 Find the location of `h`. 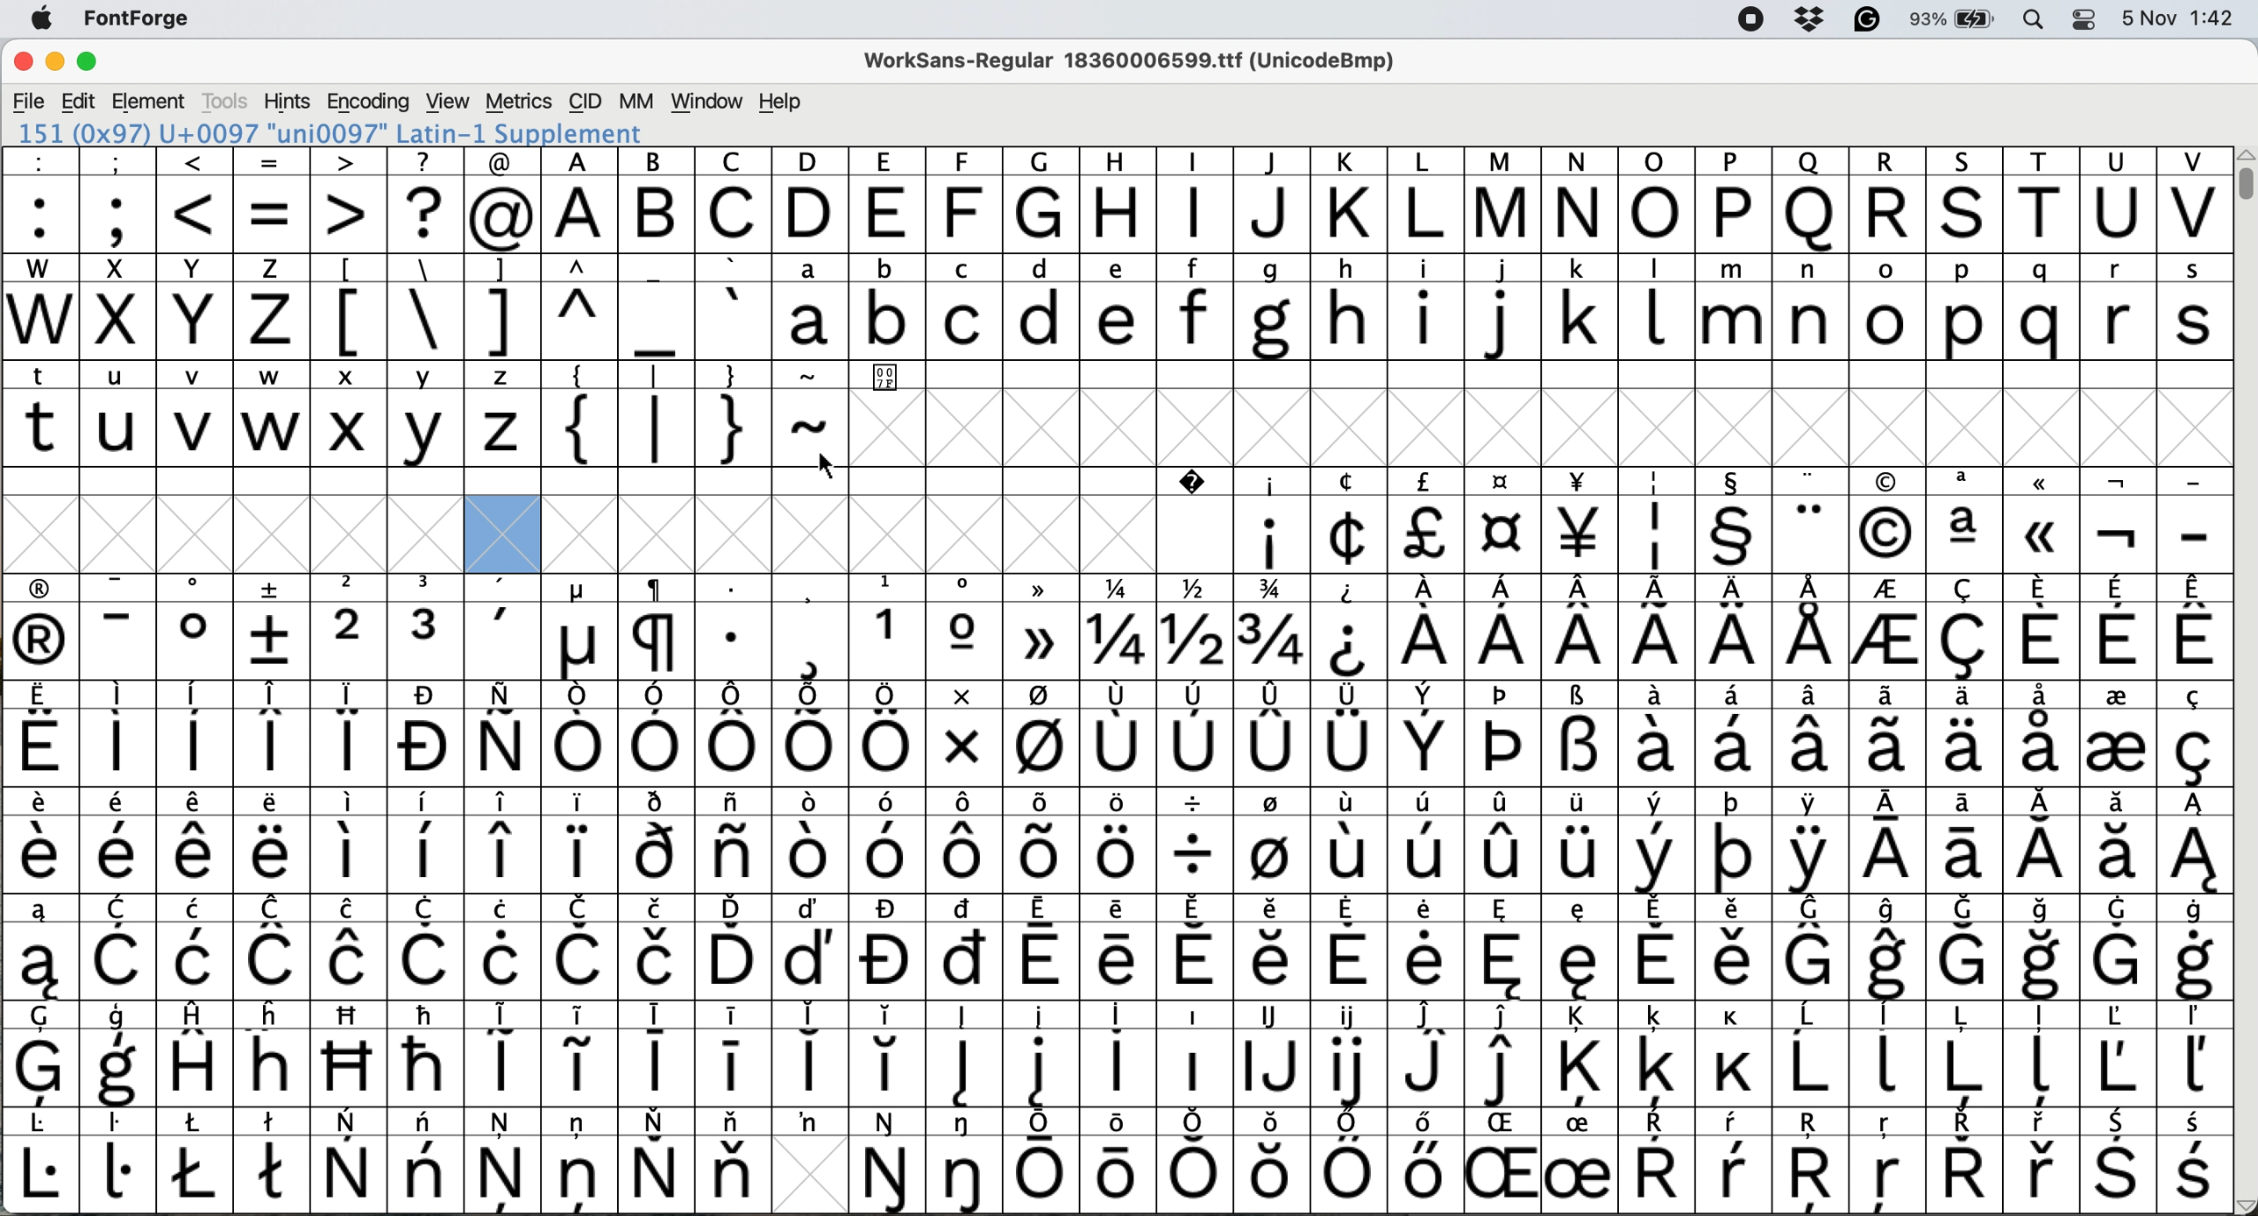

h is located at coordinates (1347, 306).